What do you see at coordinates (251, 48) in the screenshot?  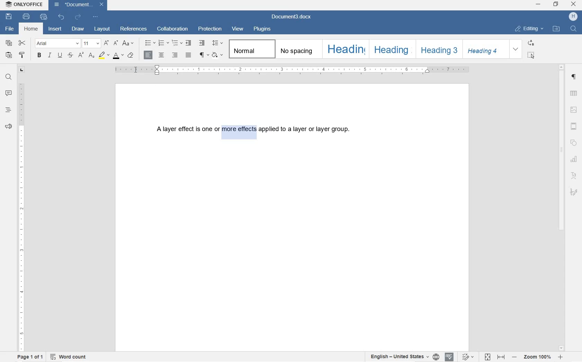 I see `NORMAL` at bounding box center [251, 48].